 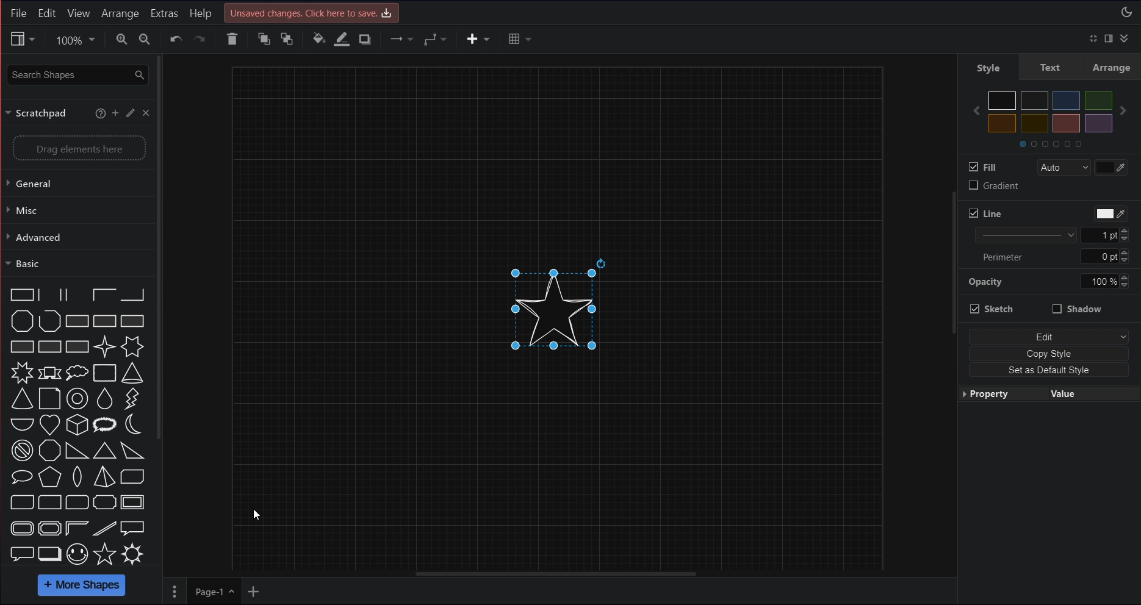 I want to click on flash, so click(x=131, y=399).